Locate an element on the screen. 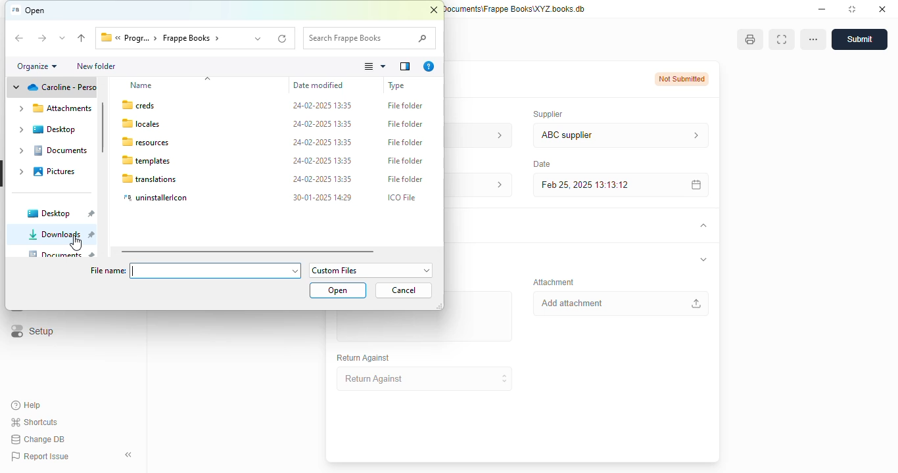 Image resolution: width=898 pixels, height=473 pixels. add attachment is located at coordinates (620, 304).